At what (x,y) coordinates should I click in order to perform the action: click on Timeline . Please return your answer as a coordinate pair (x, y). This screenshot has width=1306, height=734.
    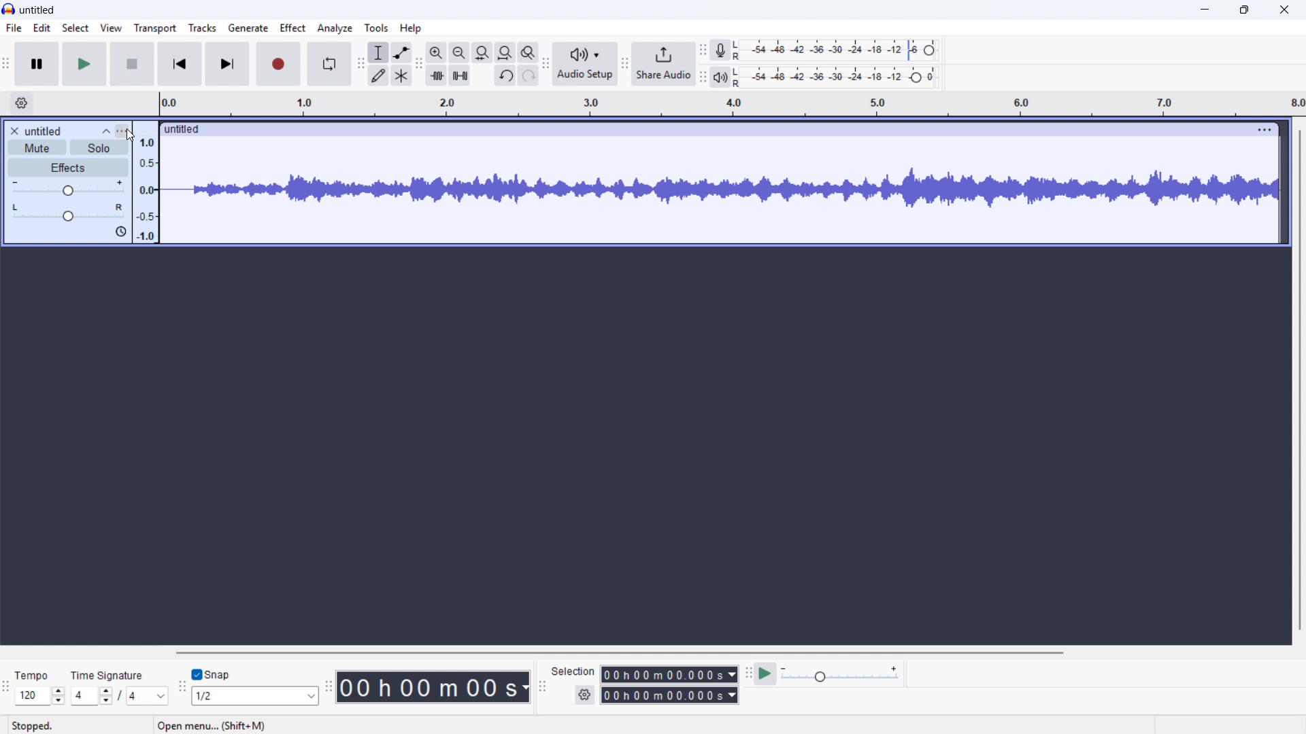
    Looking at the image, I should click on (726, 103).